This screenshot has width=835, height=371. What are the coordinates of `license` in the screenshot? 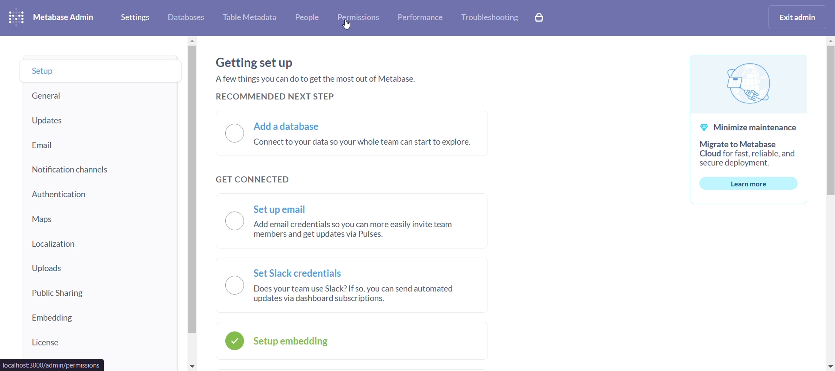 It's located at (99, 346).